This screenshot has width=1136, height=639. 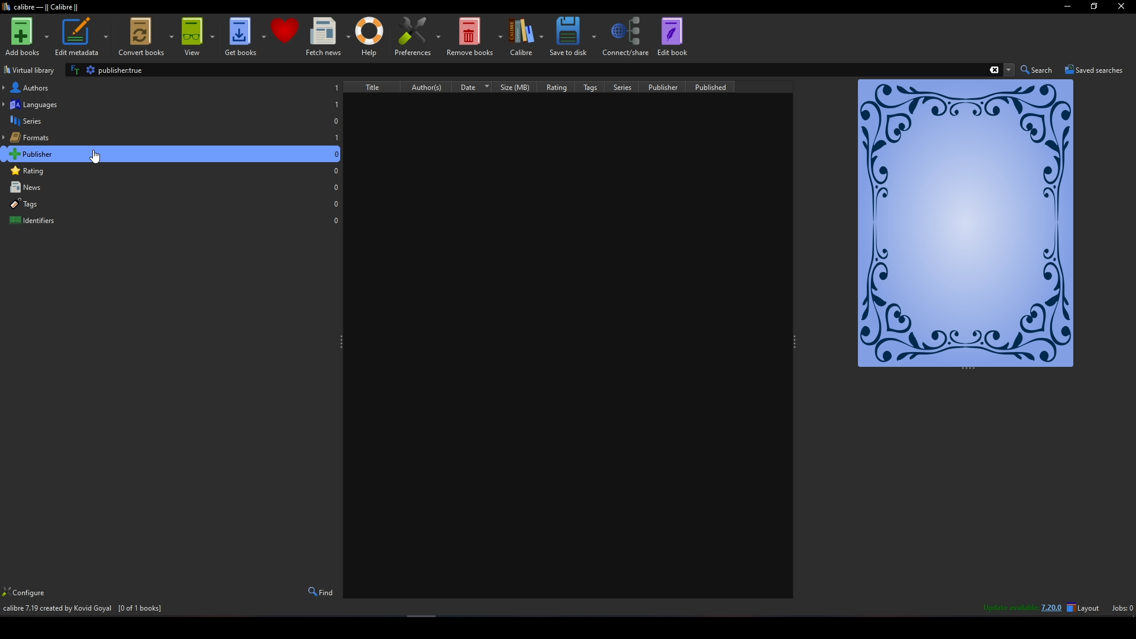 What do you see at coordinates (672, 35) in the screenshot?
I see `Edit book` at bounding box center [672, 35].